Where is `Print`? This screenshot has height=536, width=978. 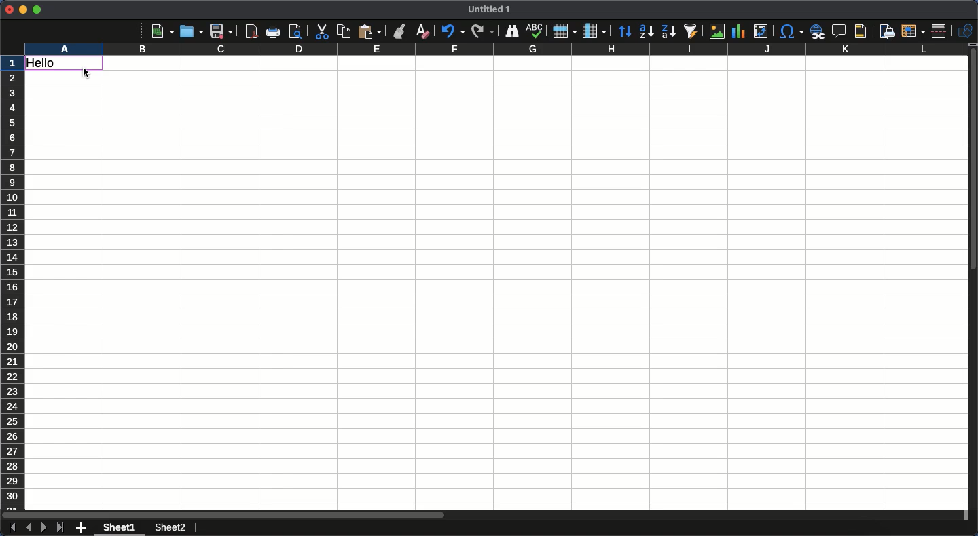
Print is located at coordinates (274, 32).